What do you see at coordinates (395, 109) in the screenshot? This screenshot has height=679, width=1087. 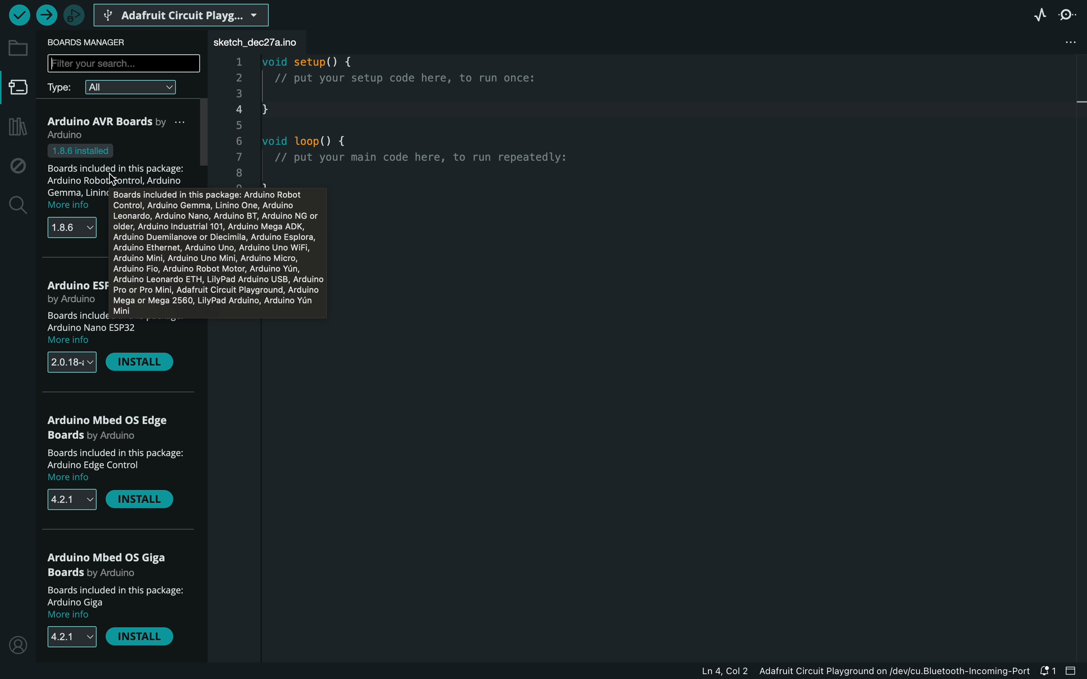 I see `code` at bounding box center [395, 109].